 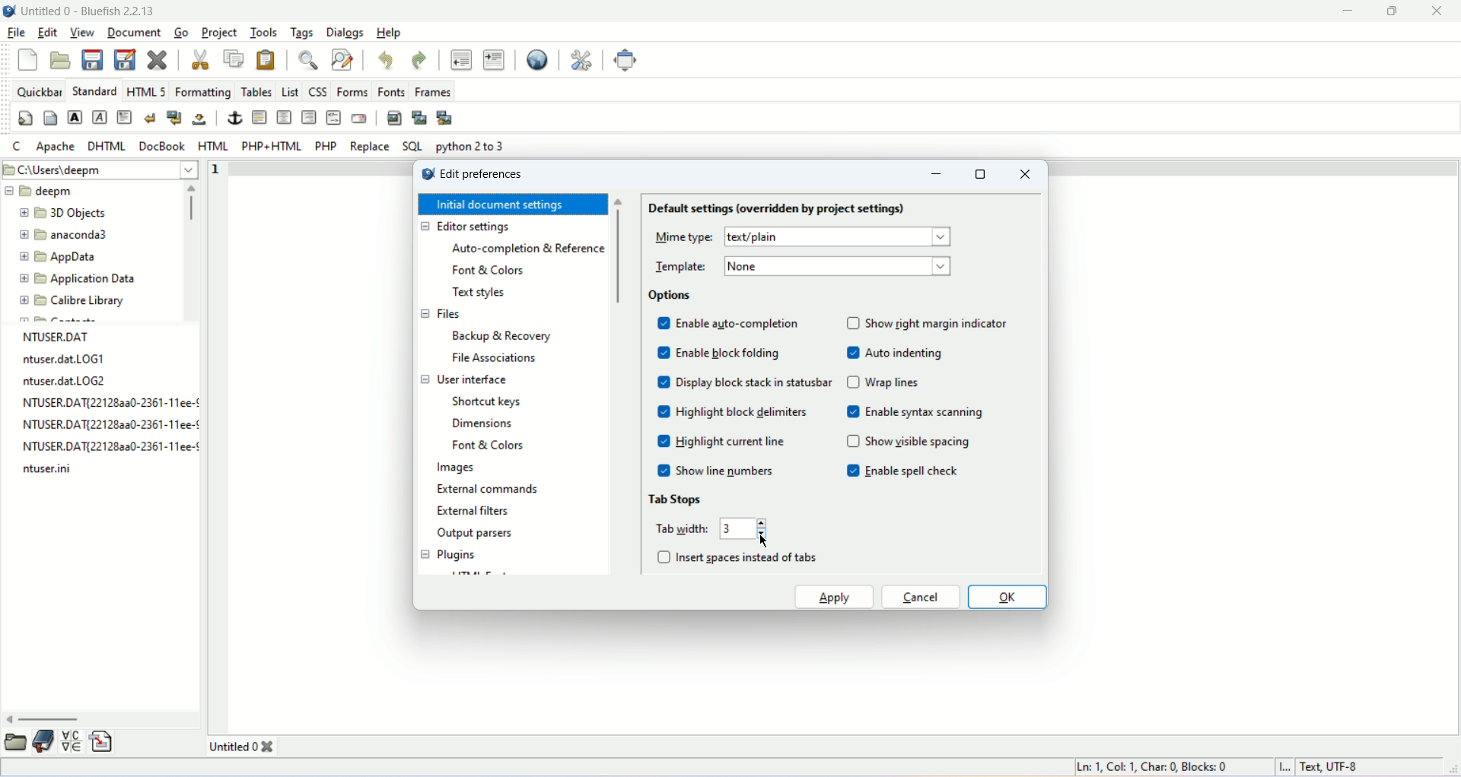 What do you see at coordinates (476, 536) in the screenshot?
I see `output` at bounding box center [476, 536].